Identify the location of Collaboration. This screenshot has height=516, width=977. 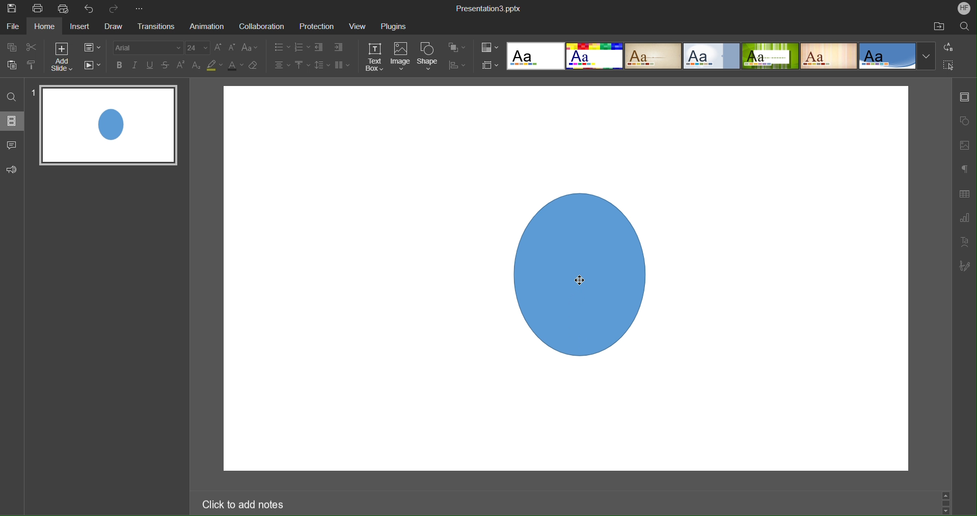
(261, 26).